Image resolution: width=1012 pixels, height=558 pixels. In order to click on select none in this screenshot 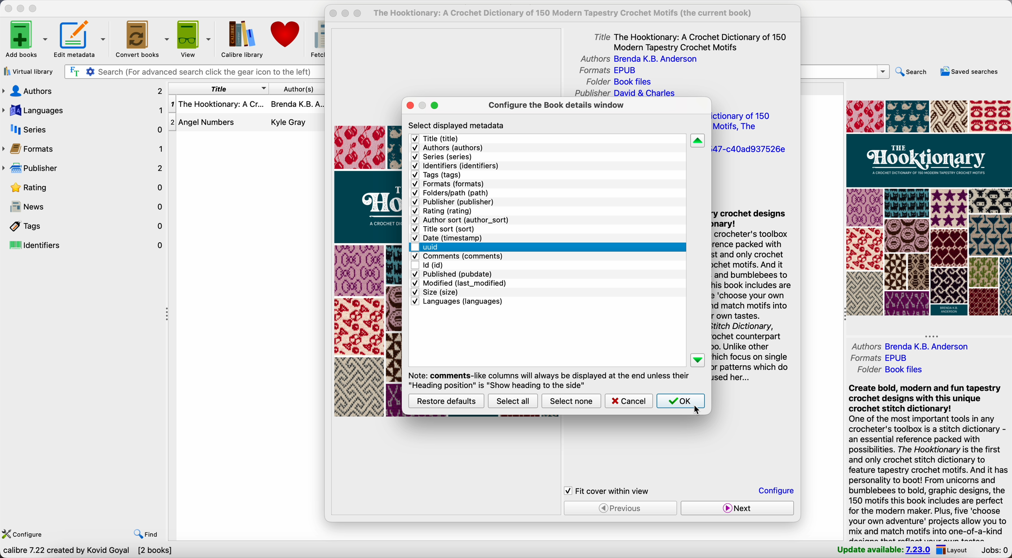, I will do `click(571, 402)`.